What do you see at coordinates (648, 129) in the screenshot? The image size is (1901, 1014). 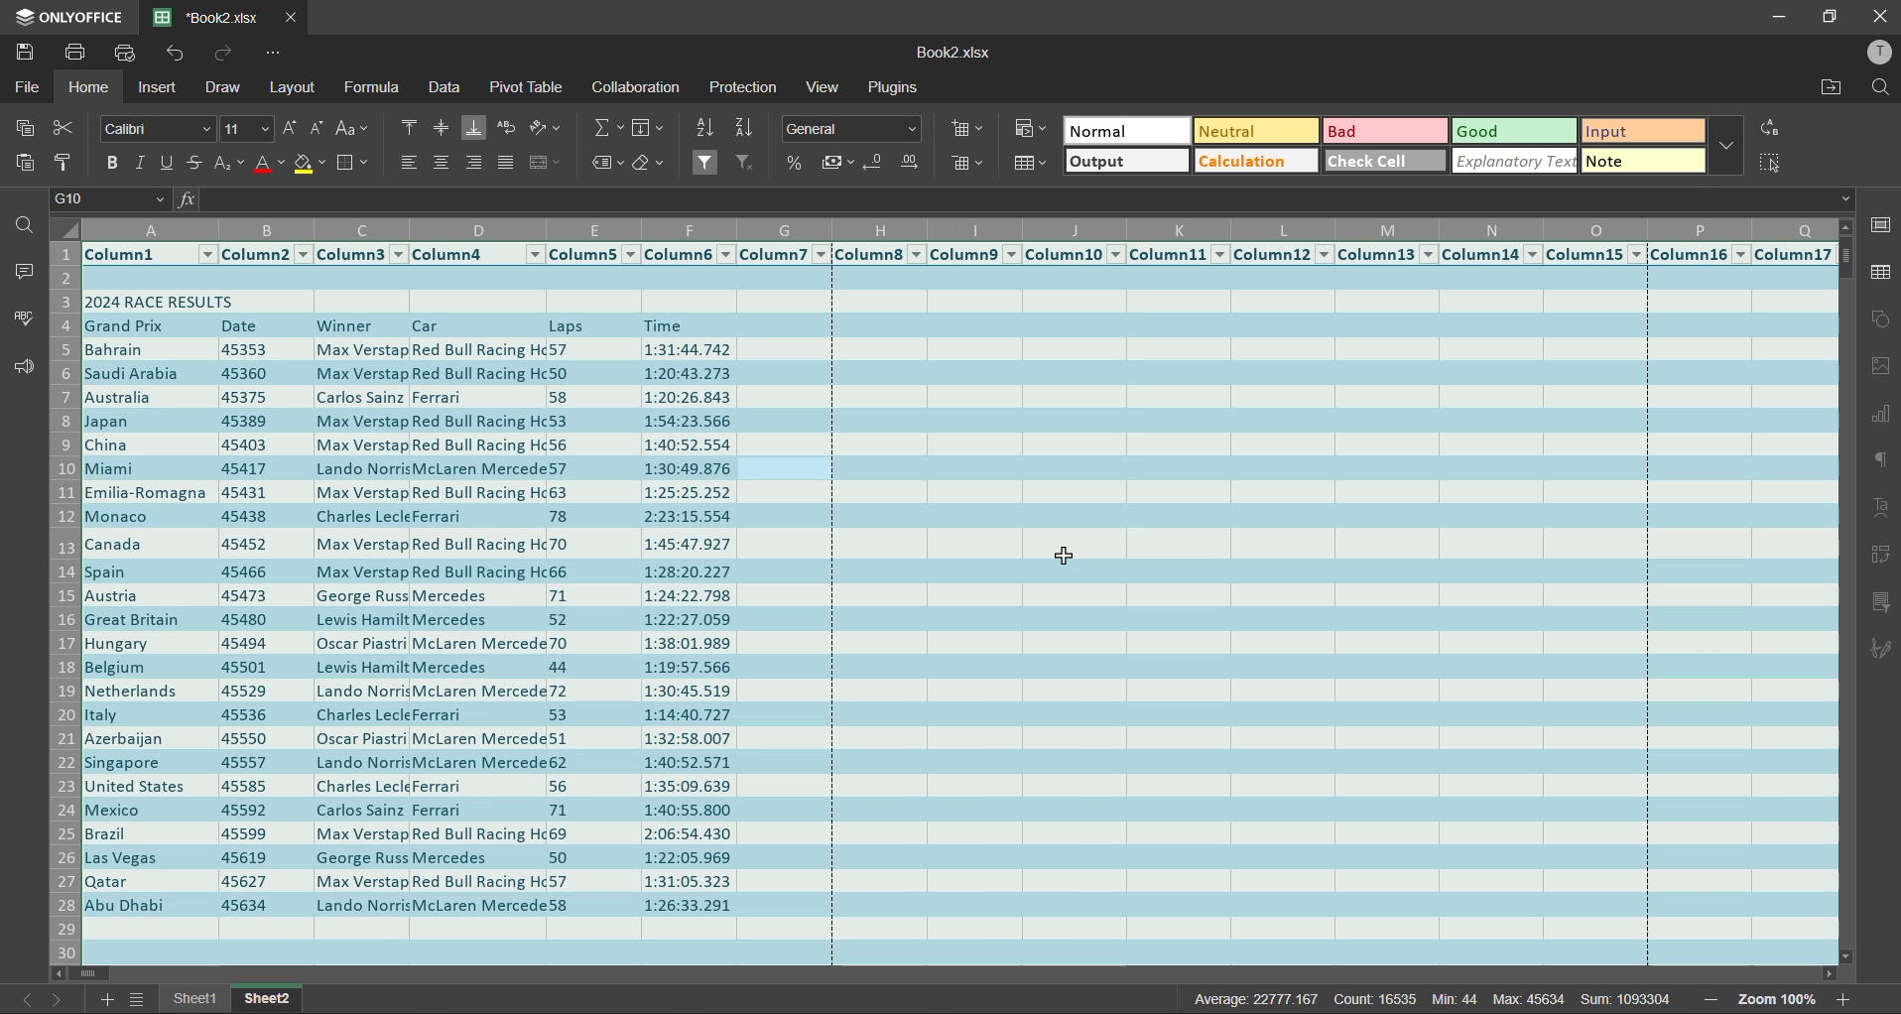 I see `fields` at bounding box center [648, 129].